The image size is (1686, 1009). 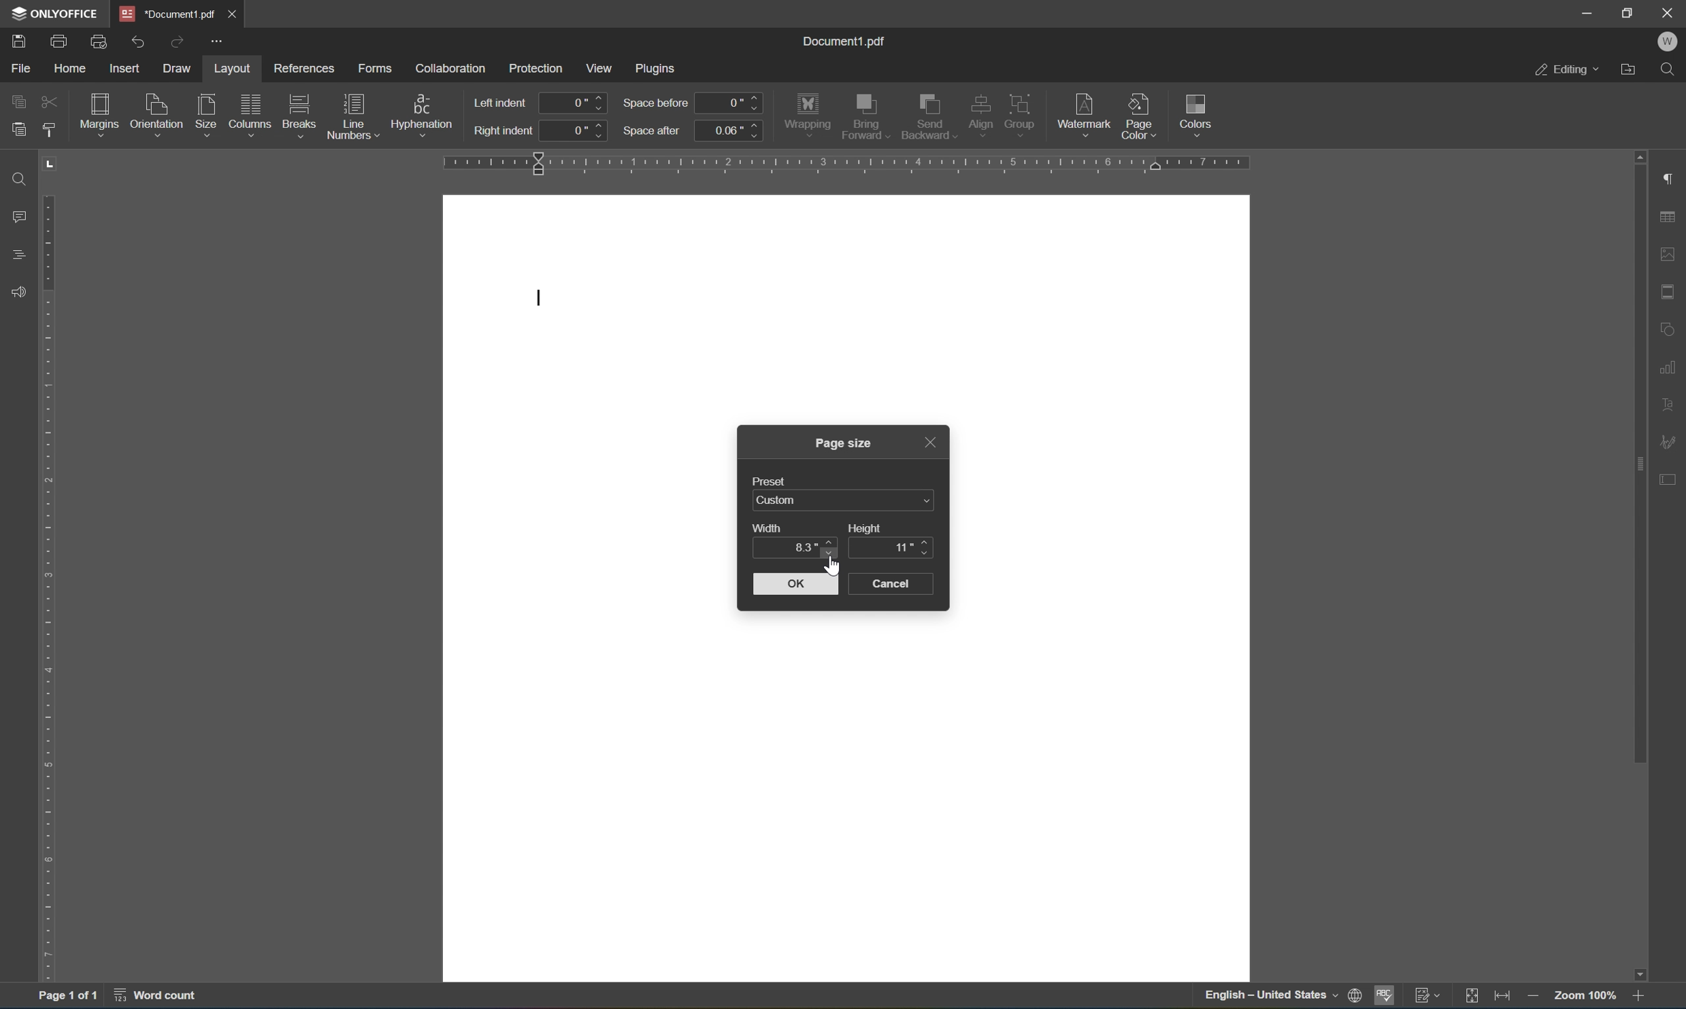 What do you see at coordinates (659, 67) in the screenshot?
I see `plugins` at bounding box center [659, 67].